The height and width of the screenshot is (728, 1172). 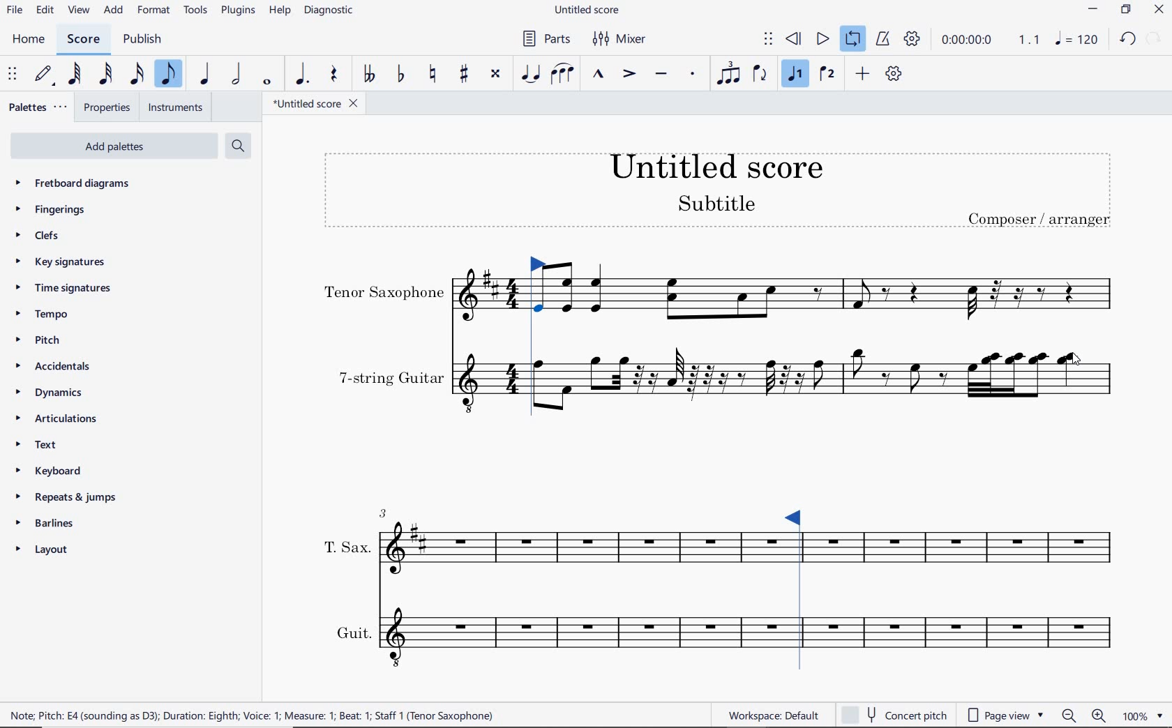 I want to click on concert pitch, so click(x=894, y=713).